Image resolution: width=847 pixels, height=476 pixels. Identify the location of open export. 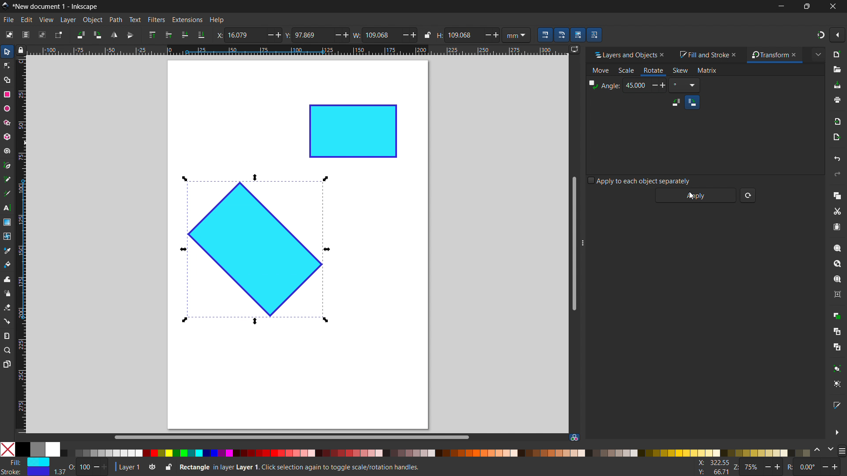
(836, 137).